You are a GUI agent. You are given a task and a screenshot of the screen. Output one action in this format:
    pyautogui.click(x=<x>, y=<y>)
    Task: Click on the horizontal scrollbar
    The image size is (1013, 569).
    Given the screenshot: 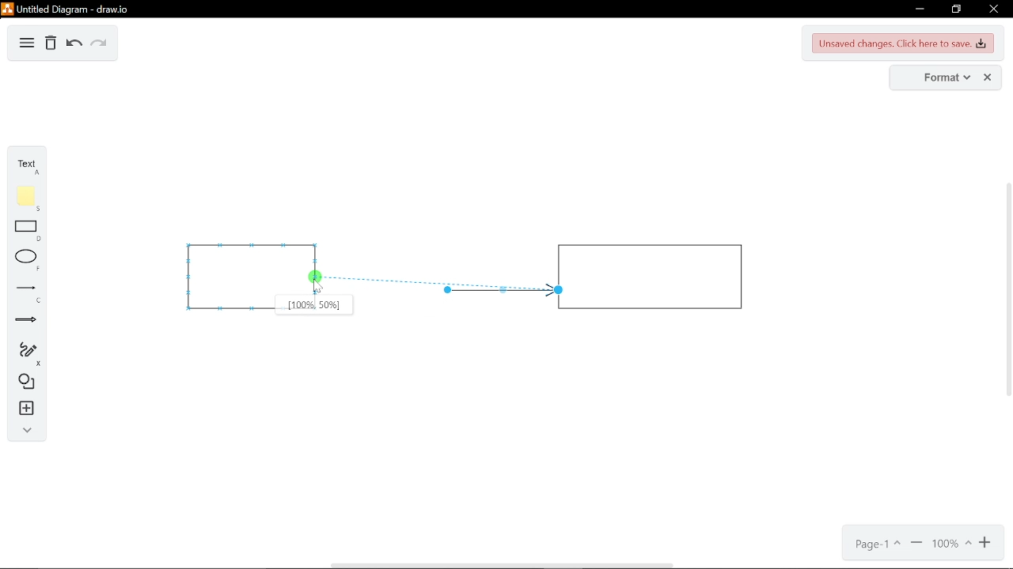 What is the action you would take?
    pyautogui.click(x=505, y=565)
    